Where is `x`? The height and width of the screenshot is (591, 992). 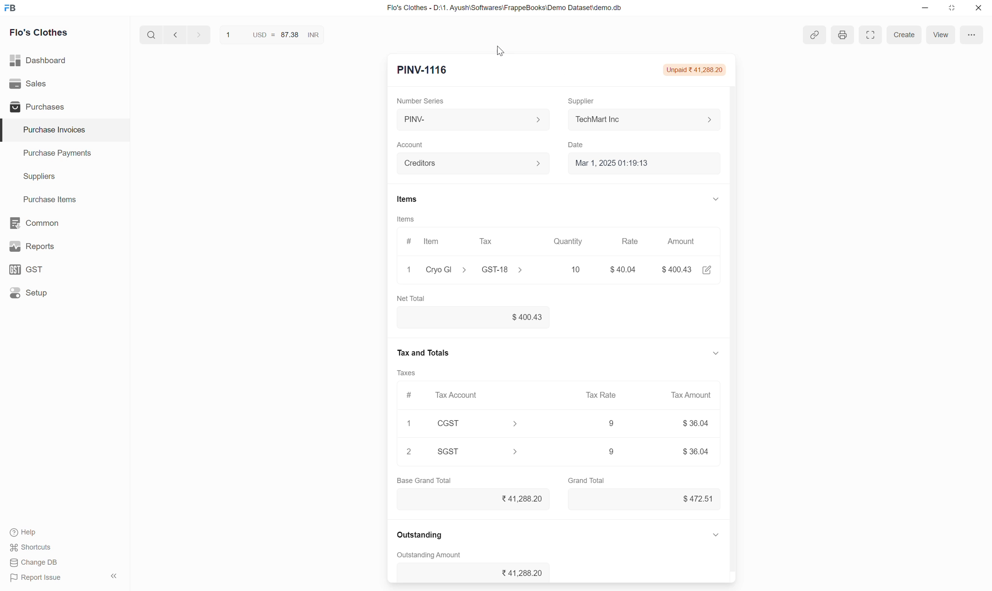 x is located at coordinates (410, 271).